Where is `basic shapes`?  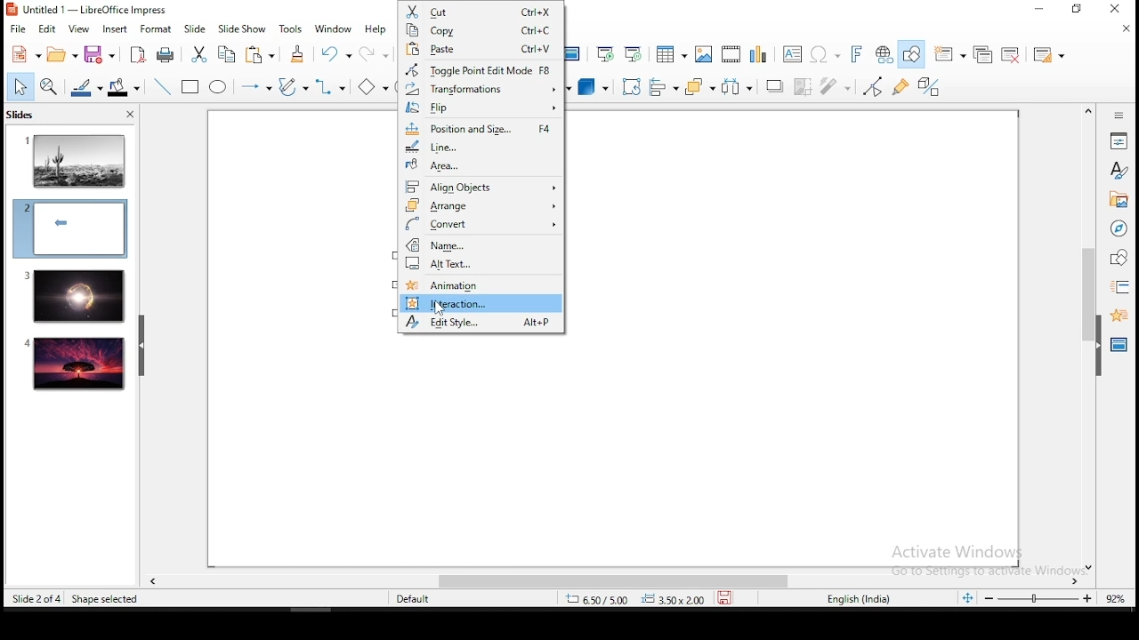 basic shapes is located at coordinates (369, 84).